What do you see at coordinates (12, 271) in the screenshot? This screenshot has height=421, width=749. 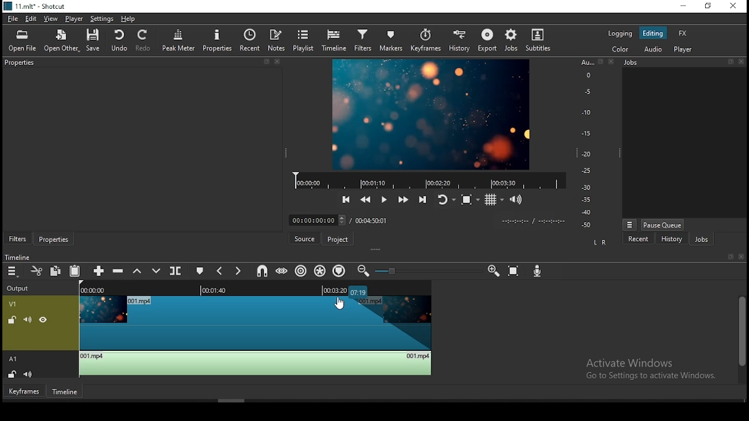 I see `timeline menu` at bounding box center [12, 271].